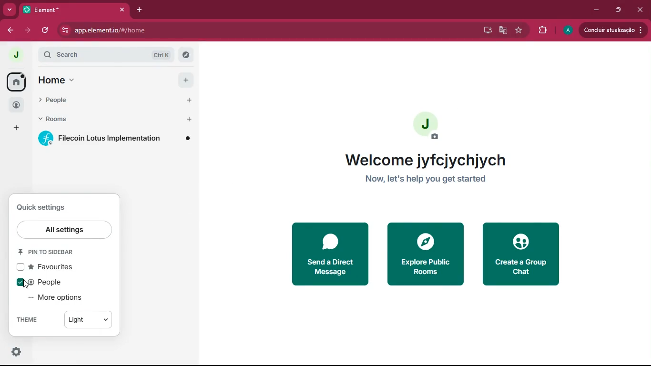 This screenshot has height=366, width=651. I want to click on favourites, so click(51, 266).